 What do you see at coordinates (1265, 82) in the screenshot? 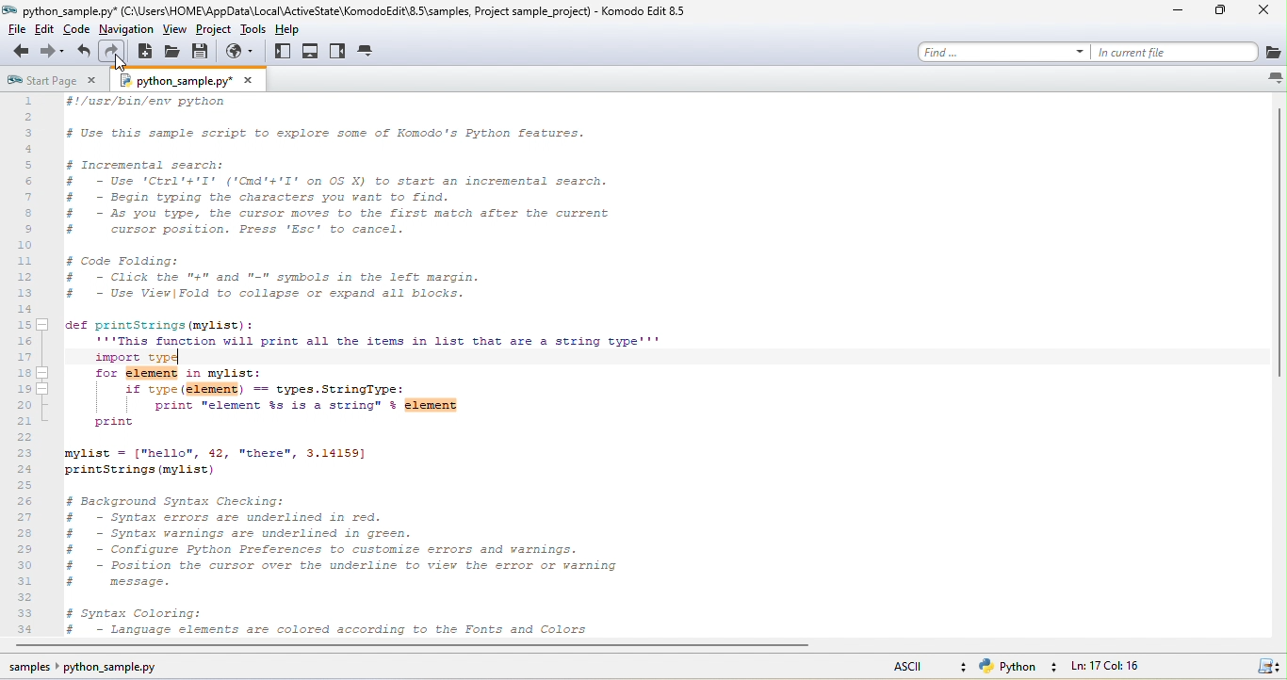
I see `list all tabs` at bounding box center [1265, 82].